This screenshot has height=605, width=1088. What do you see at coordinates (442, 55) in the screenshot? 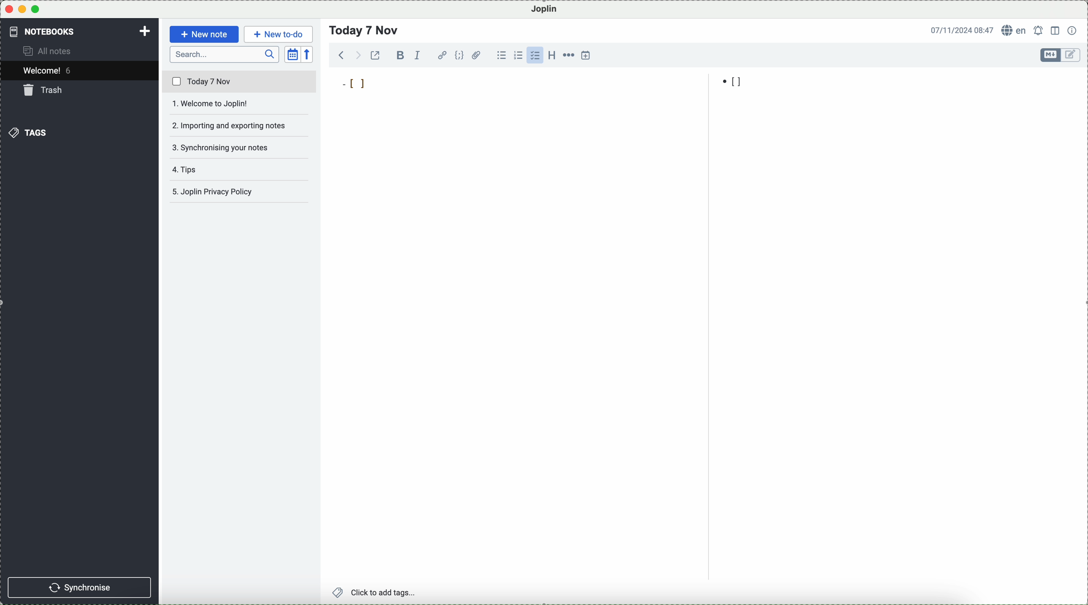
I see `hyperlink` at bounding box center [442, 55].